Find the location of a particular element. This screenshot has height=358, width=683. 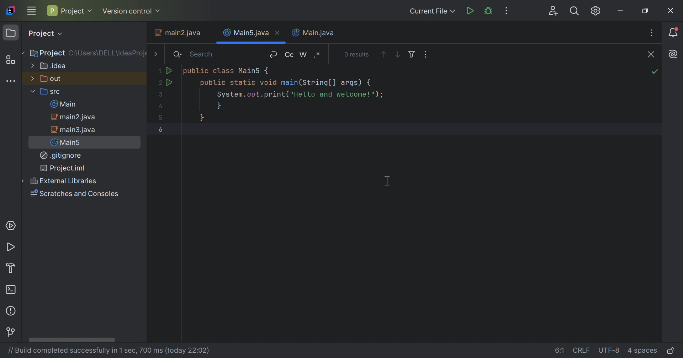

Close is located at coordinates (671, 12).